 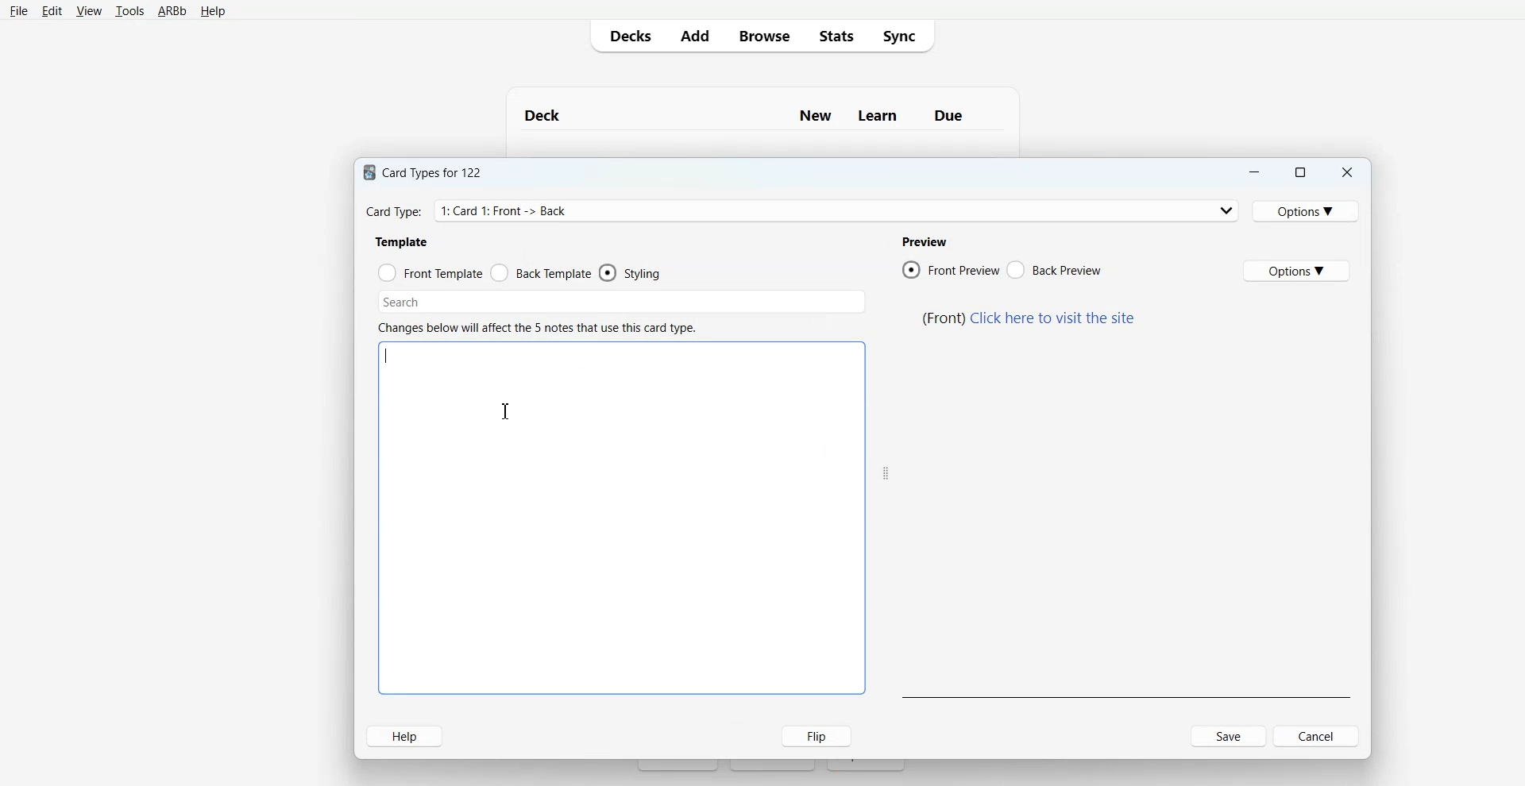 I want to click on Sync, so click(x=903, y=34).